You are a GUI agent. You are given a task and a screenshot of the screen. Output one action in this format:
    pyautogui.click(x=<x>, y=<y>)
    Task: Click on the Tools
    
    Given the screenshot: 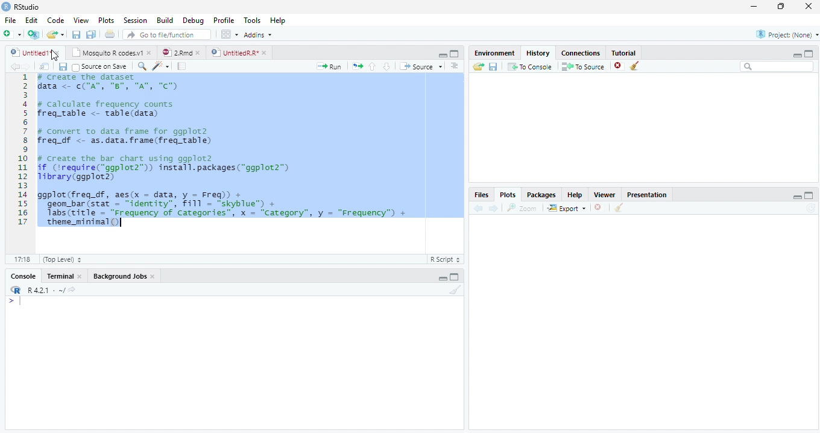 What is the action you would take?
    pyautogui.click(x=254, y=21)
    